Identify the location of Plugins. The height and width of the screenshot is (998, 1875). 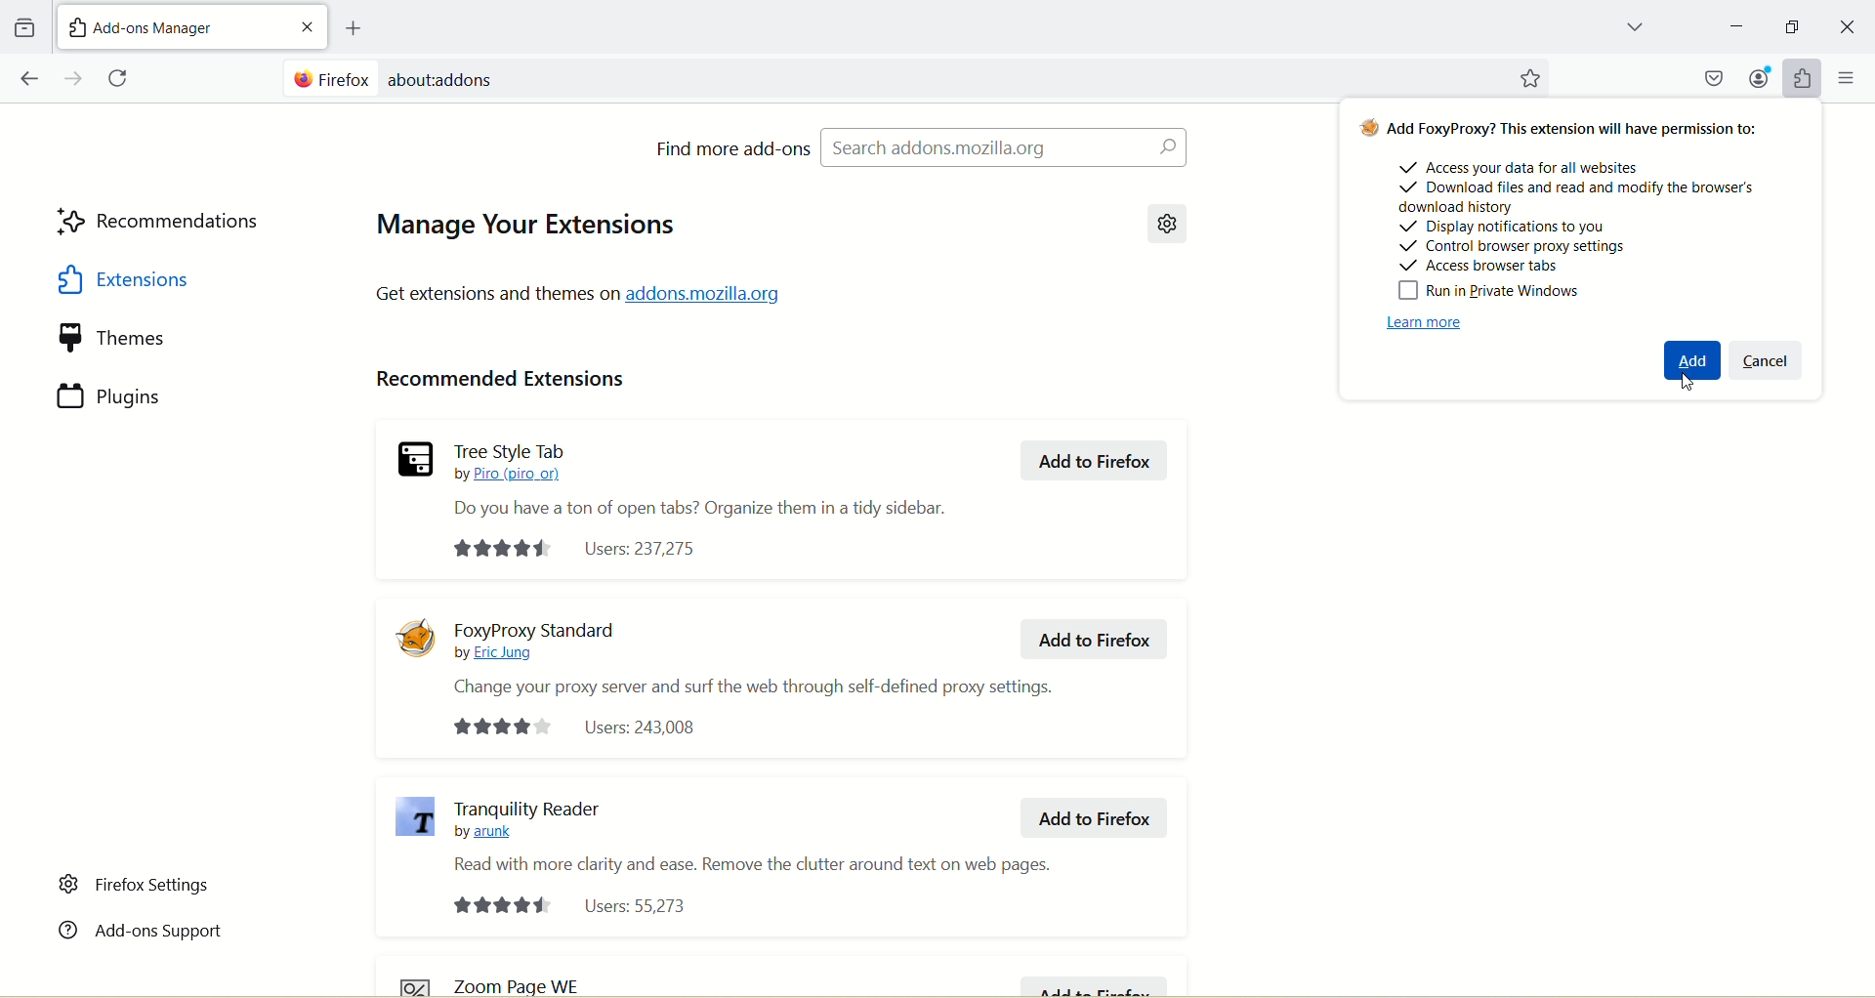
(165, 395).